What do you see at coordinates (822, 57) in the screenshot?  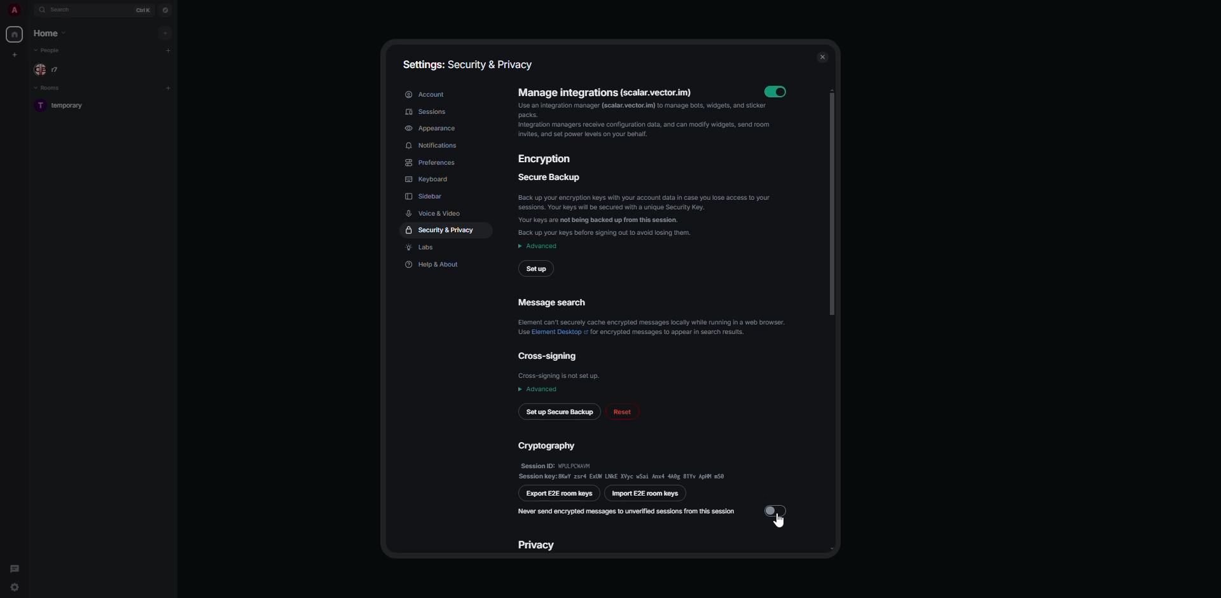 I see `close` at bounding box center [822, 57].